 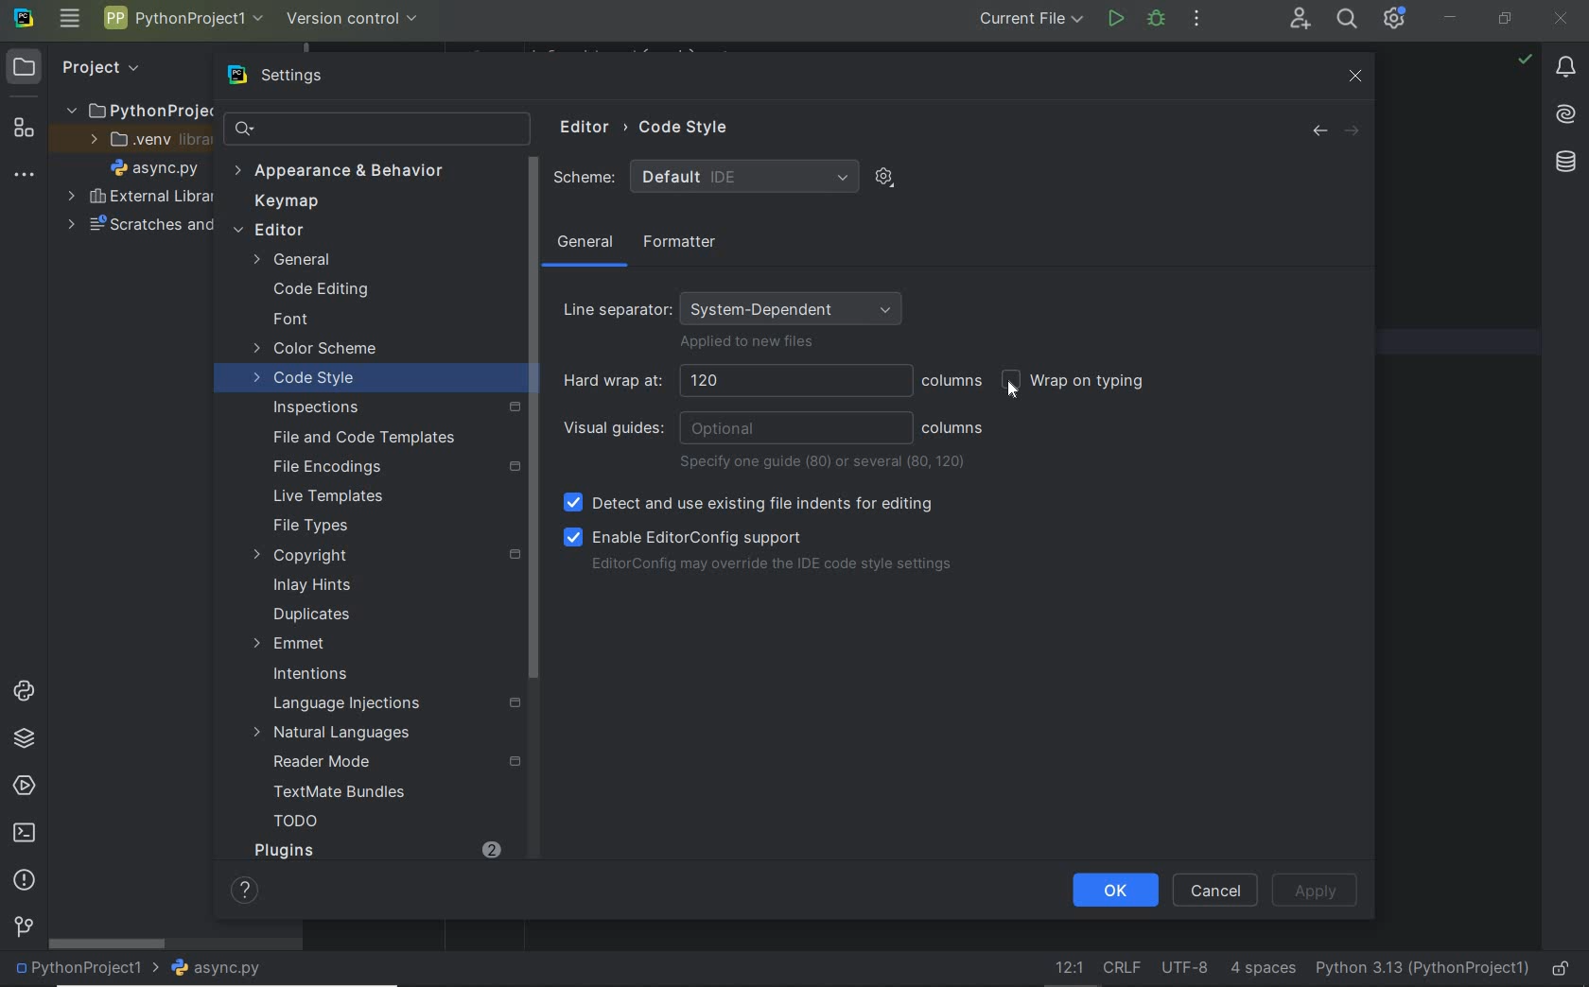 I want to click on inspections, so click(x=392, y=407).